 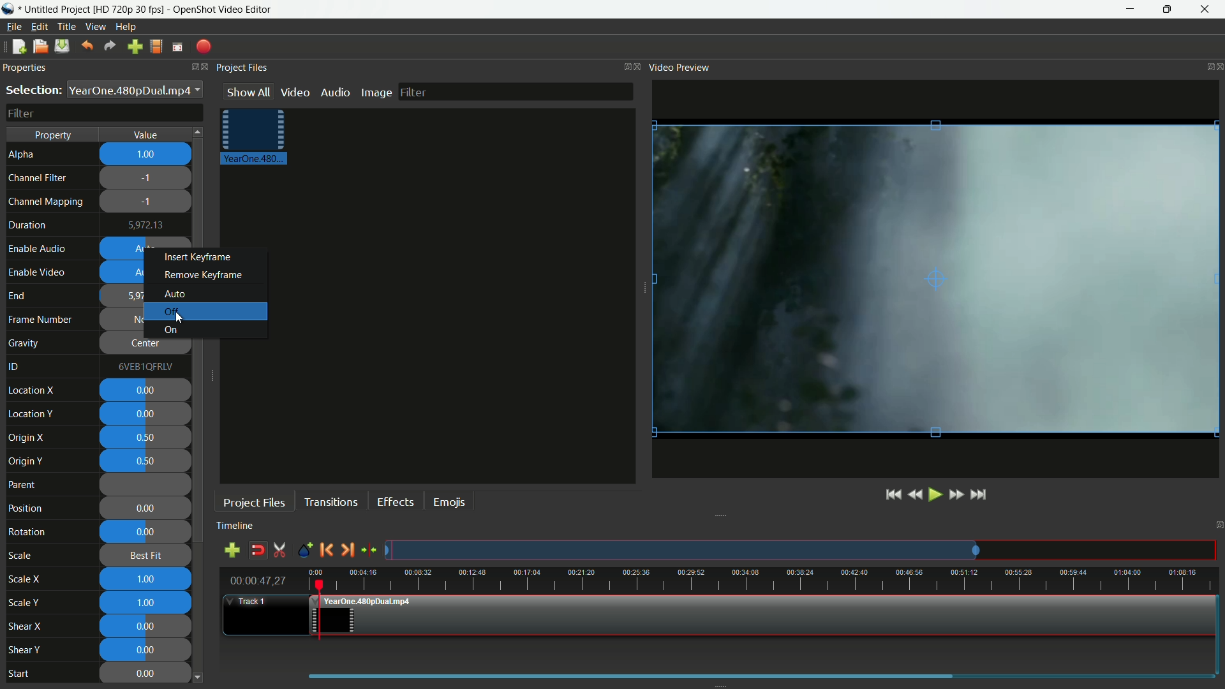 What do you see at coordinates (38, 27) in the screenshot?
I see `edit menu` at bounding box center [38, 27].